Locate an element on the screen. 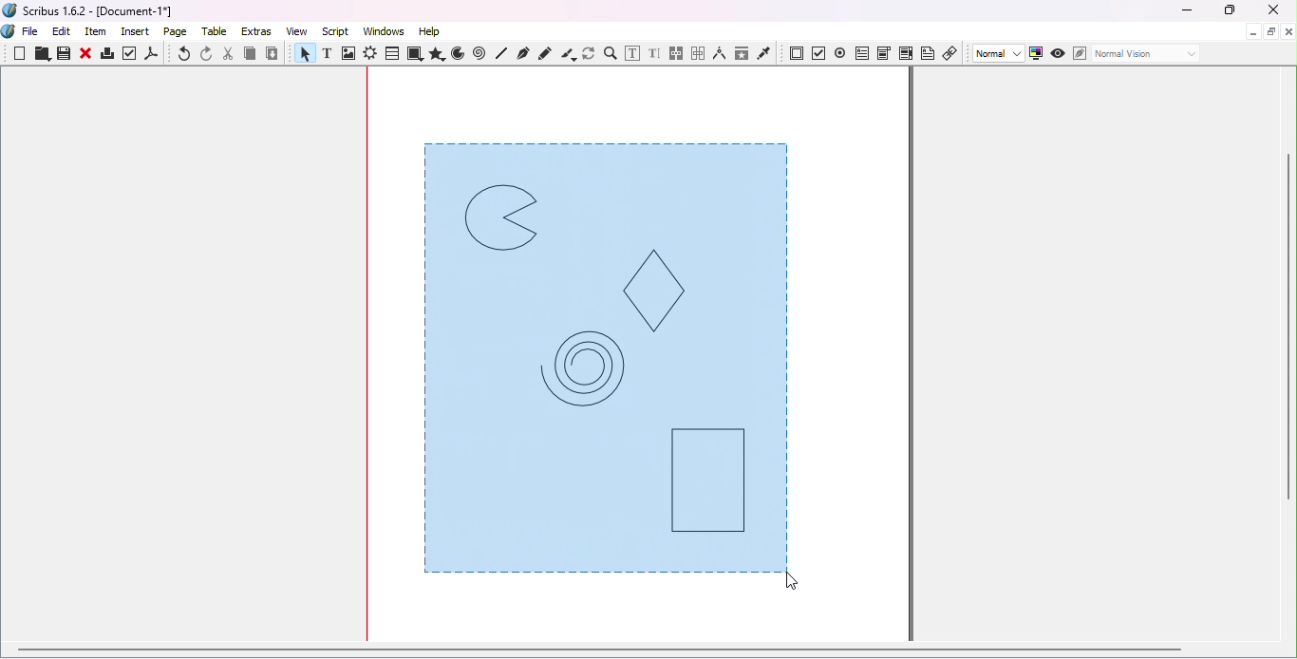  Arc is located at coordinates (458, 55).